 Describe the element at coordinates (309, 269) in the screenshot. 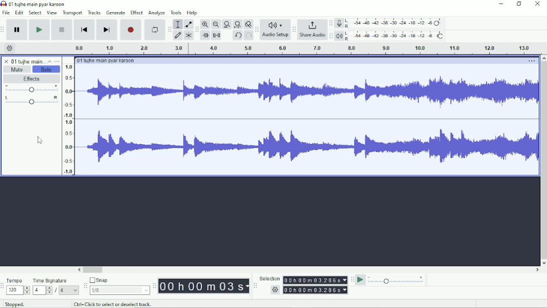

I see `Horizontal scrollbar` at that location.